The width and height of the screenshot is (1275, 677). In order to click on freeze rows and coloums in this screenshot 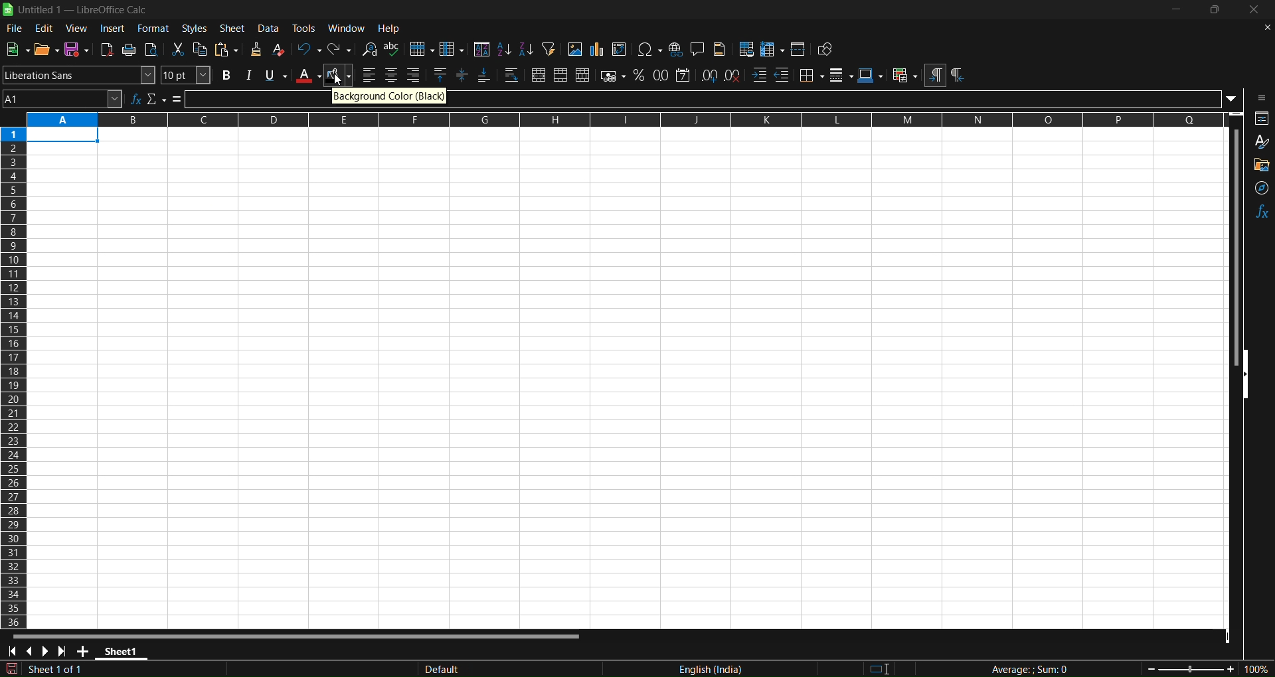, I will do `click(772, 49)`.